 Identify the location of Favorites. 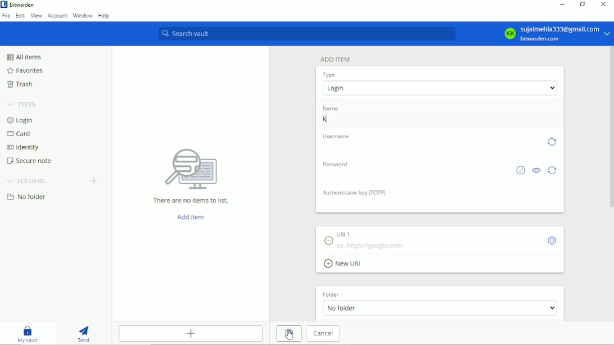
(25, 70).